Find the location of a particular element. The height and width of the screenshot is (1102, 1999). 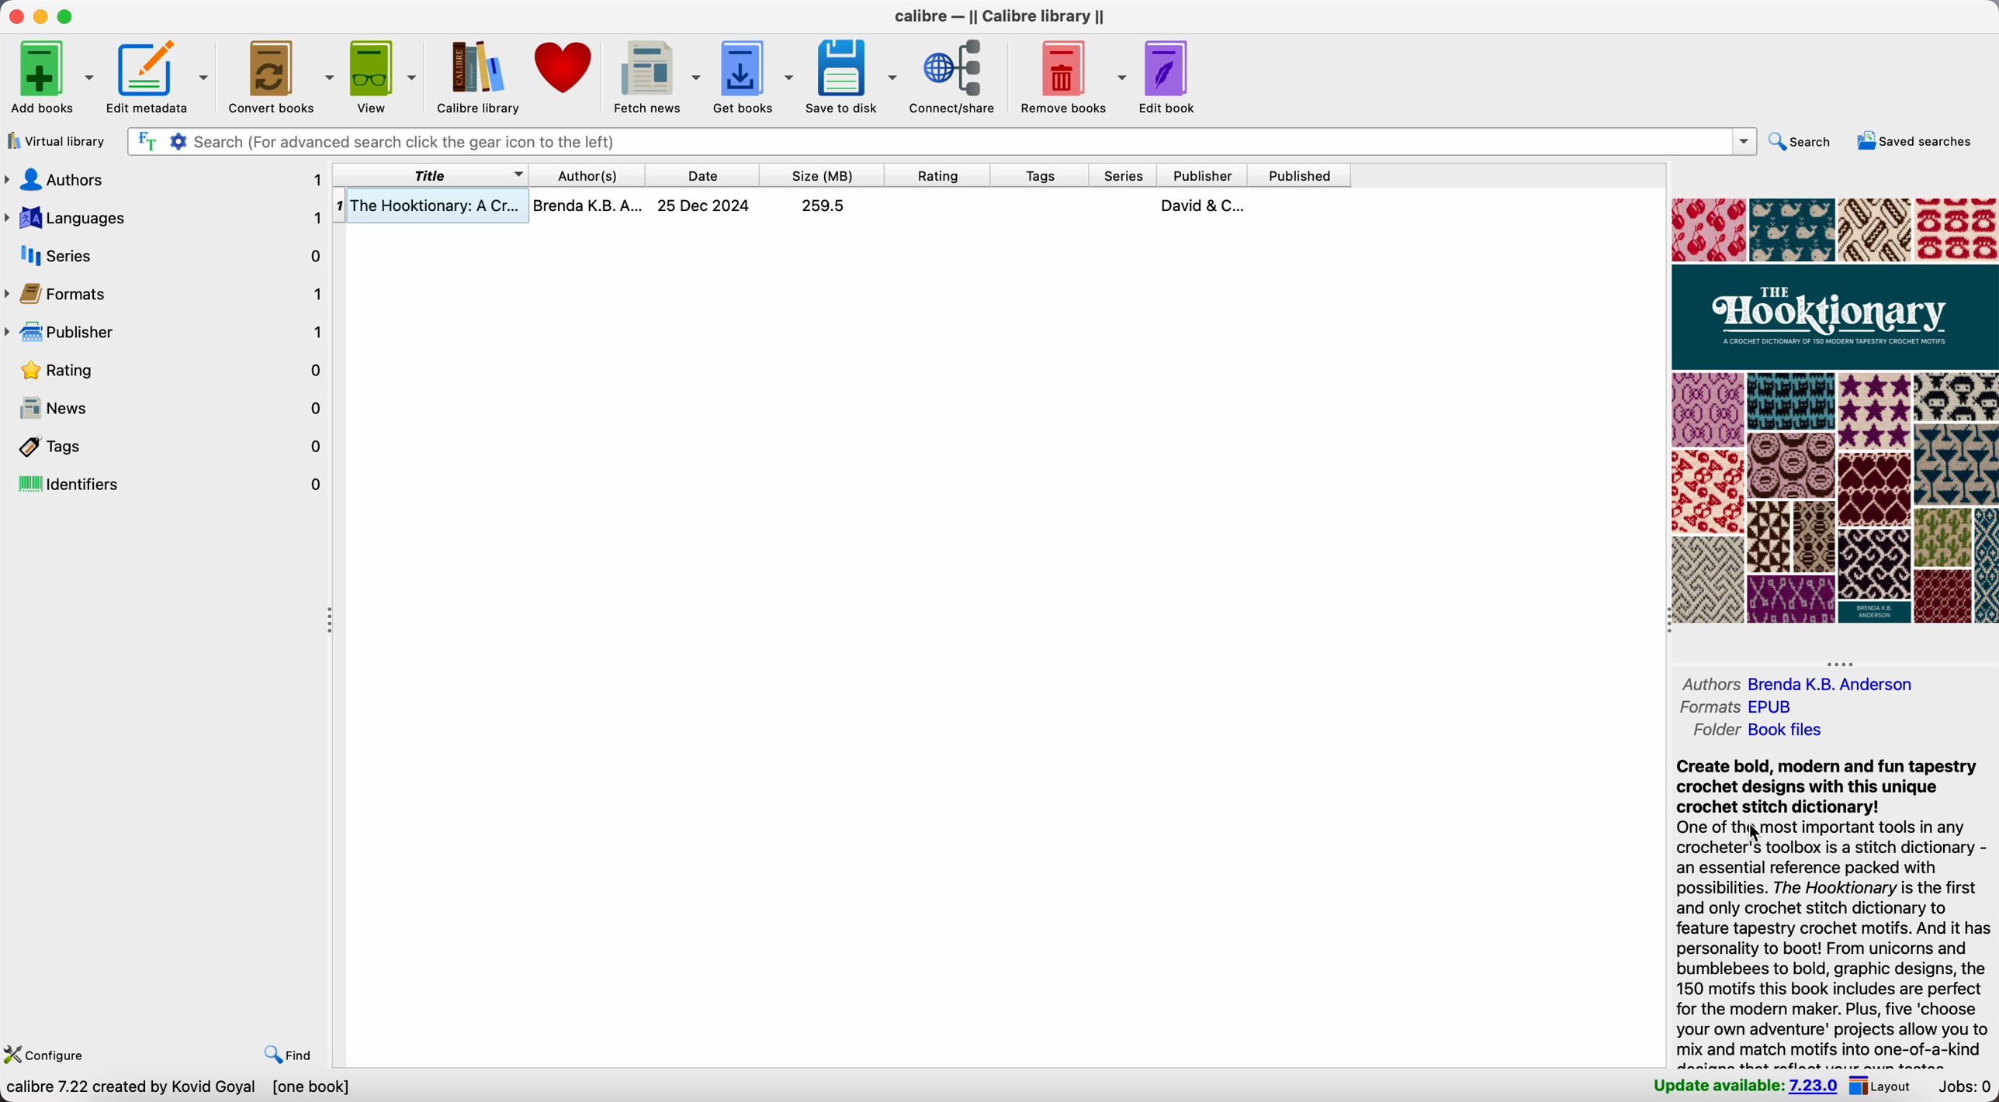

add books is located at coordinates (50, 78).